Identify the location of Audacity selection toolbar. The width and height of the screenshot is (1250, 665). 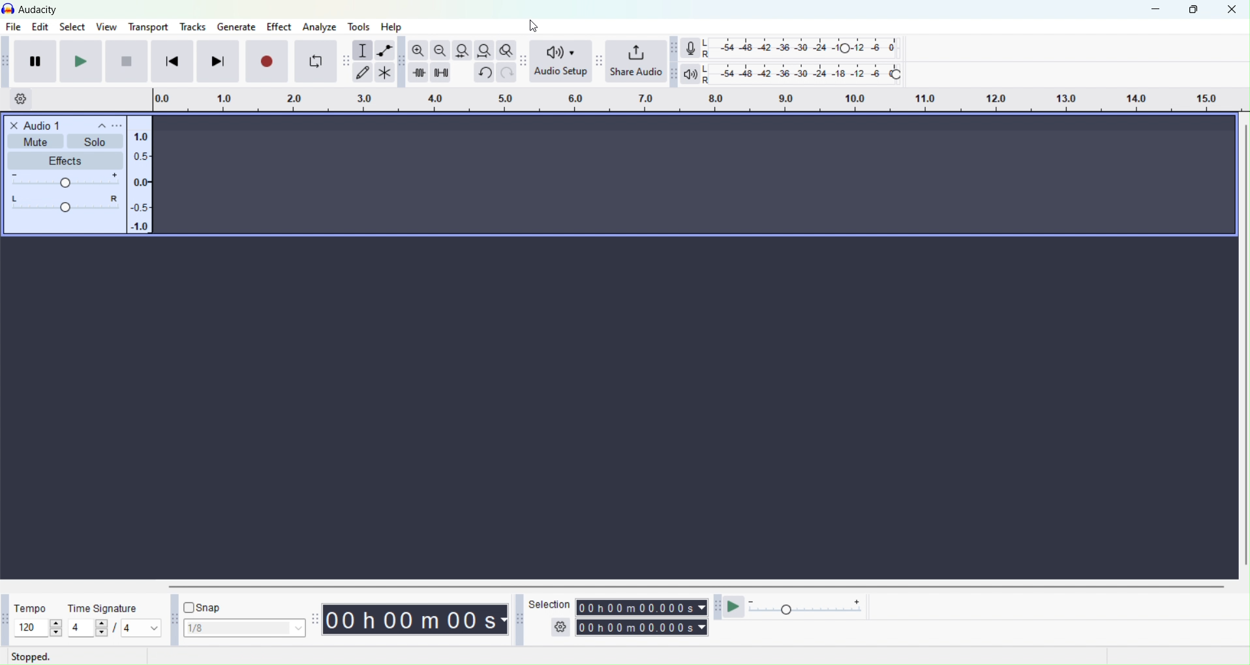
(518, 619).